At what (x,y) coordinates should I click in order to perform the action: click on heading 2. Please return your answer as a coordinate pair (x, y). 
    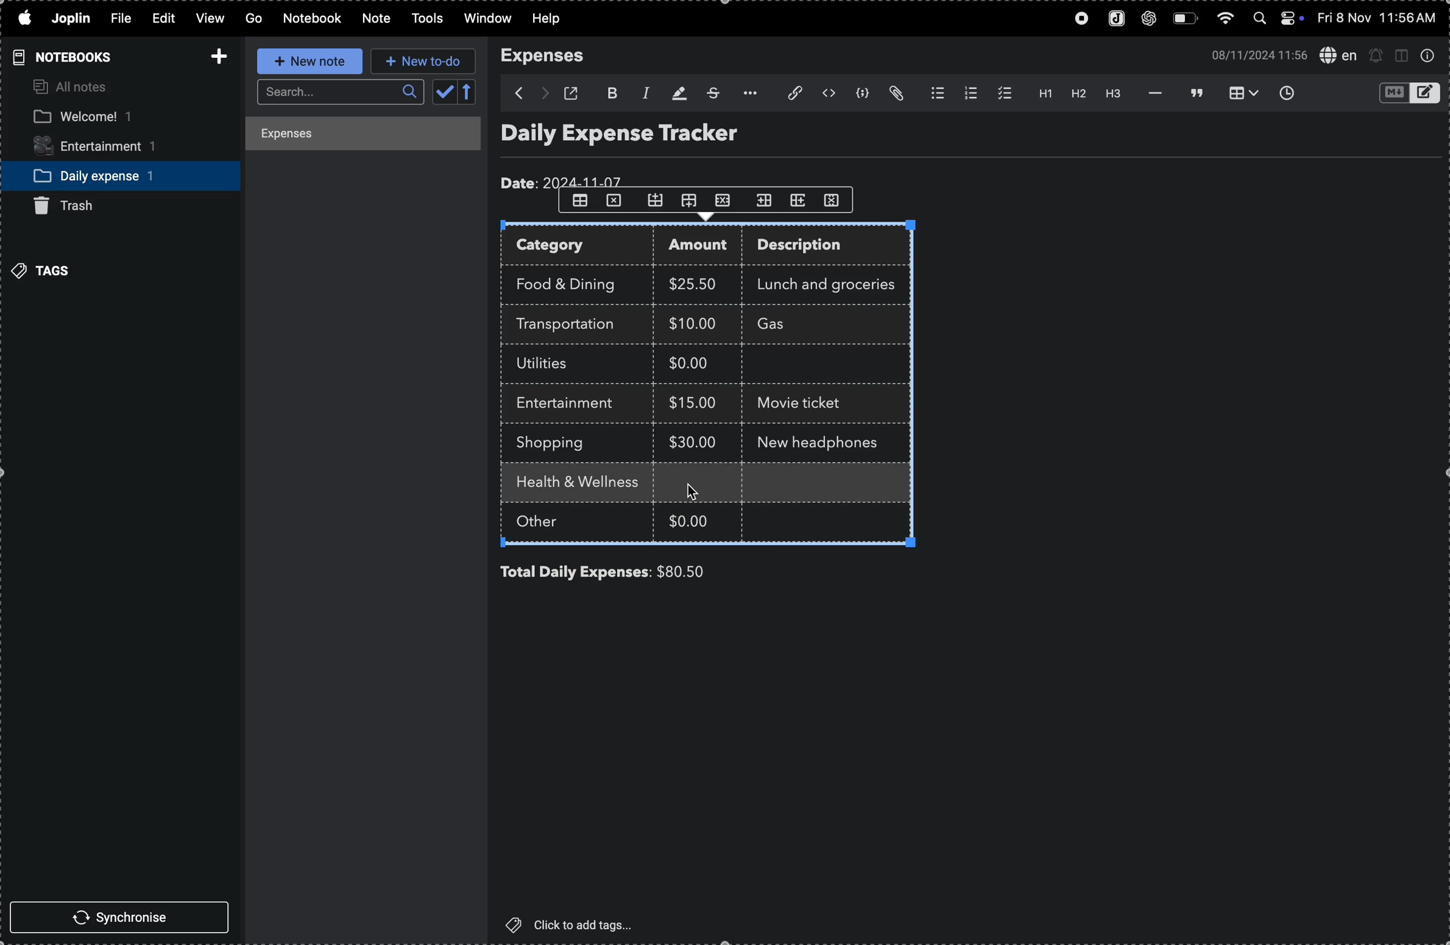
    Looking at the image, I should click on (1078, 96).